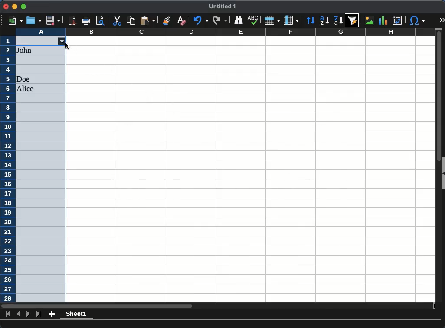  What do you see at coordinates (219, 21) in the screenshot?
I see `redo` at bounding box center [219, 21].